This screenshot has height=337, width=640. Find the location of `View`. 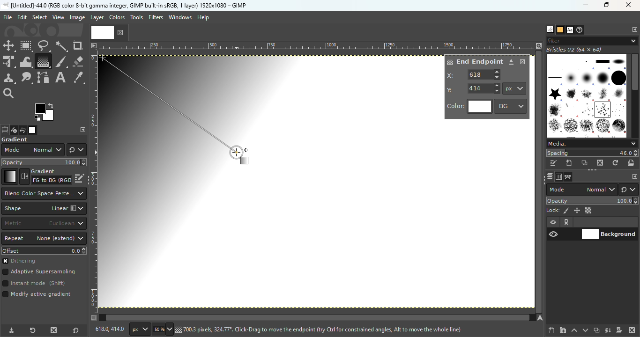

View is located at coordinates (59, 17).